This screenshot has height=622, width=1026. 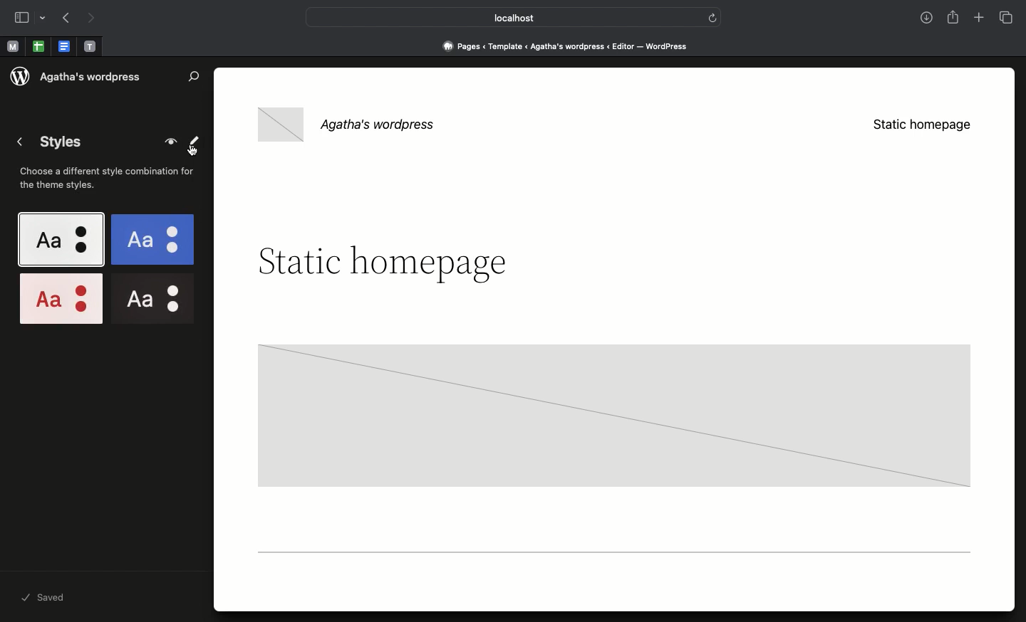 What do you see at coordinates (195, 139) in the screenshot?
I see `Edit` at bounding box center [195, 139].